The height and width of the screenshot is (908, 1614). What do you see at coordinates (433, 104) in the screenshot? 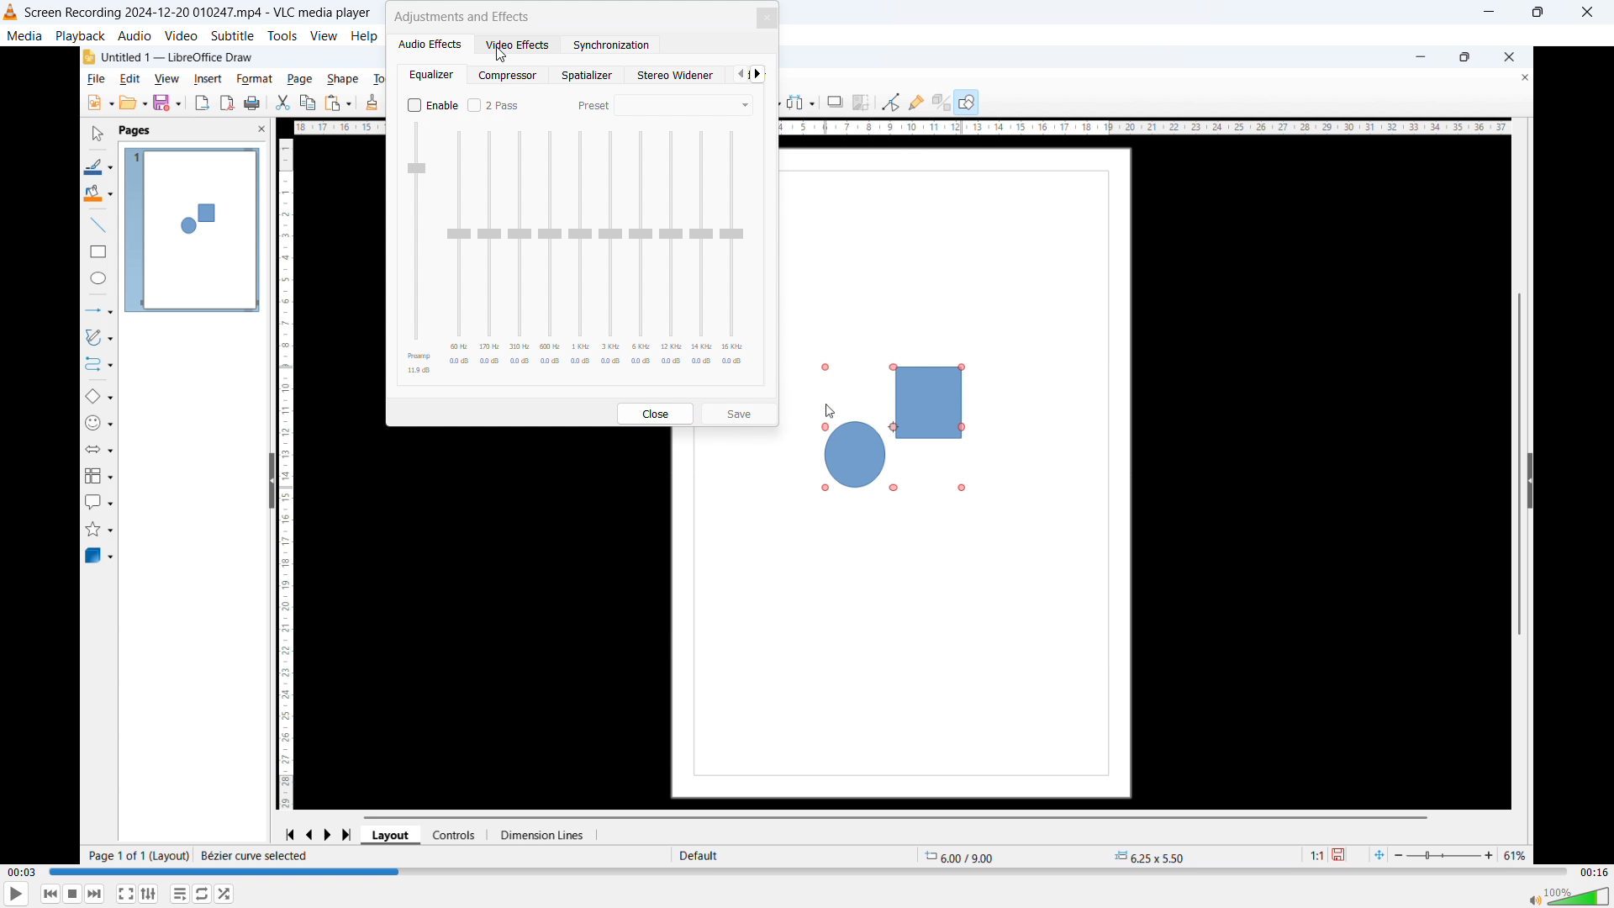
I see `Enable ` at bounding box center [433, 104].